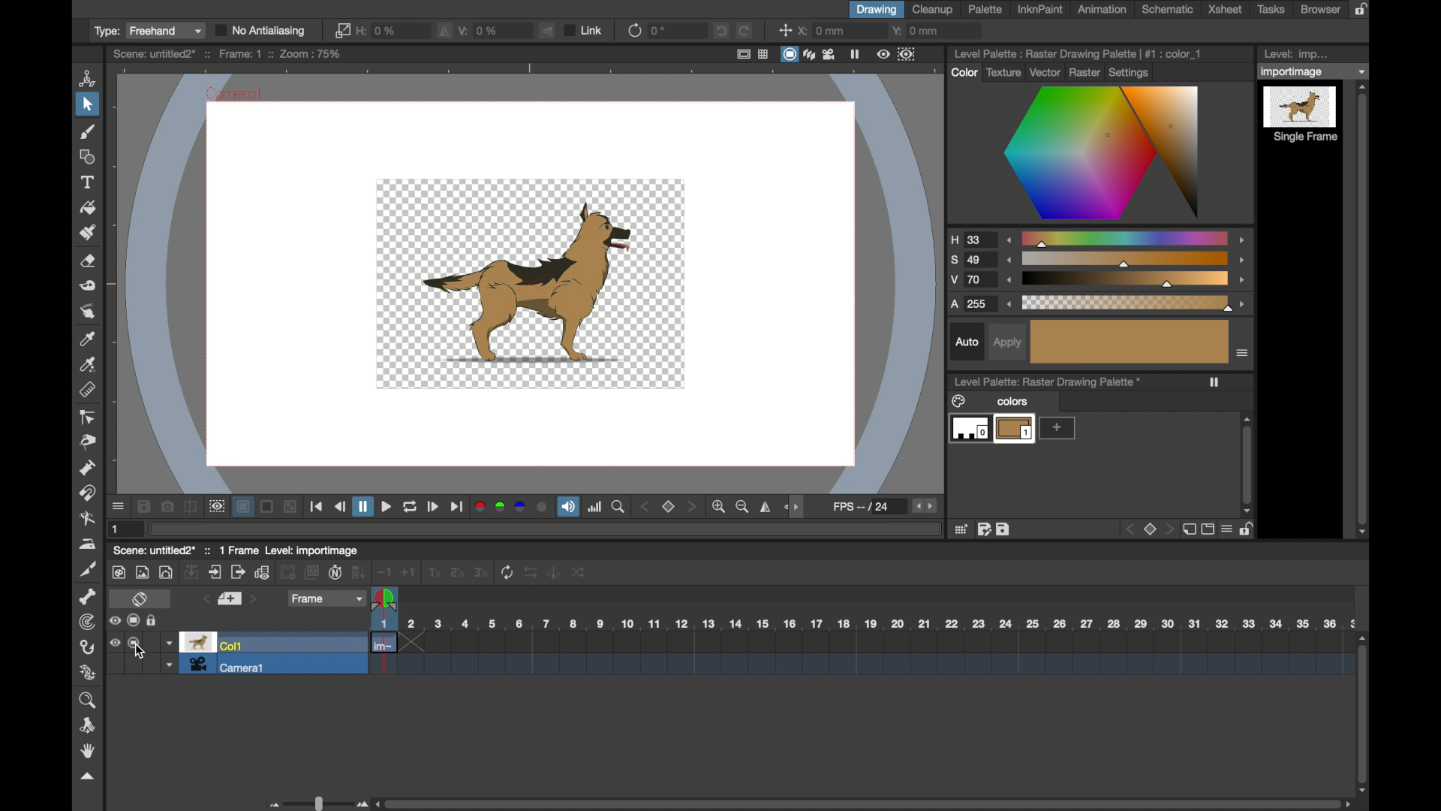 The image size is (1441, 811). Describe the element at coordinates (86, 647) in the screenshot. I see `hook tool` at that location.